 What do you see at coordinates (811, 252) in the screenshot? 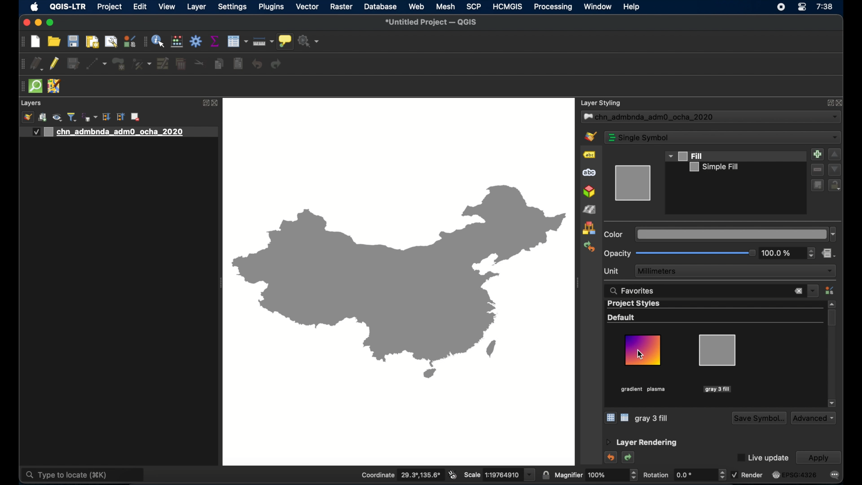
I see `stepper buttons` at bounding box center [811, 252].